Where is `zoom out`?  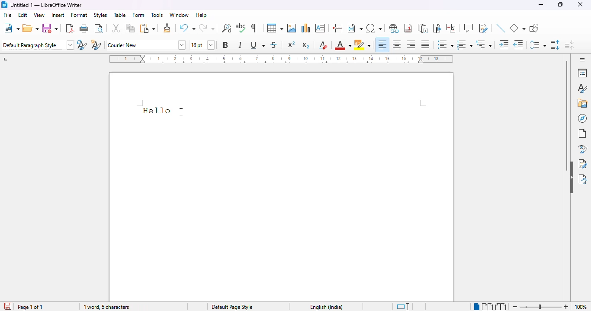
zoom out is located at coordinates (514, 306).